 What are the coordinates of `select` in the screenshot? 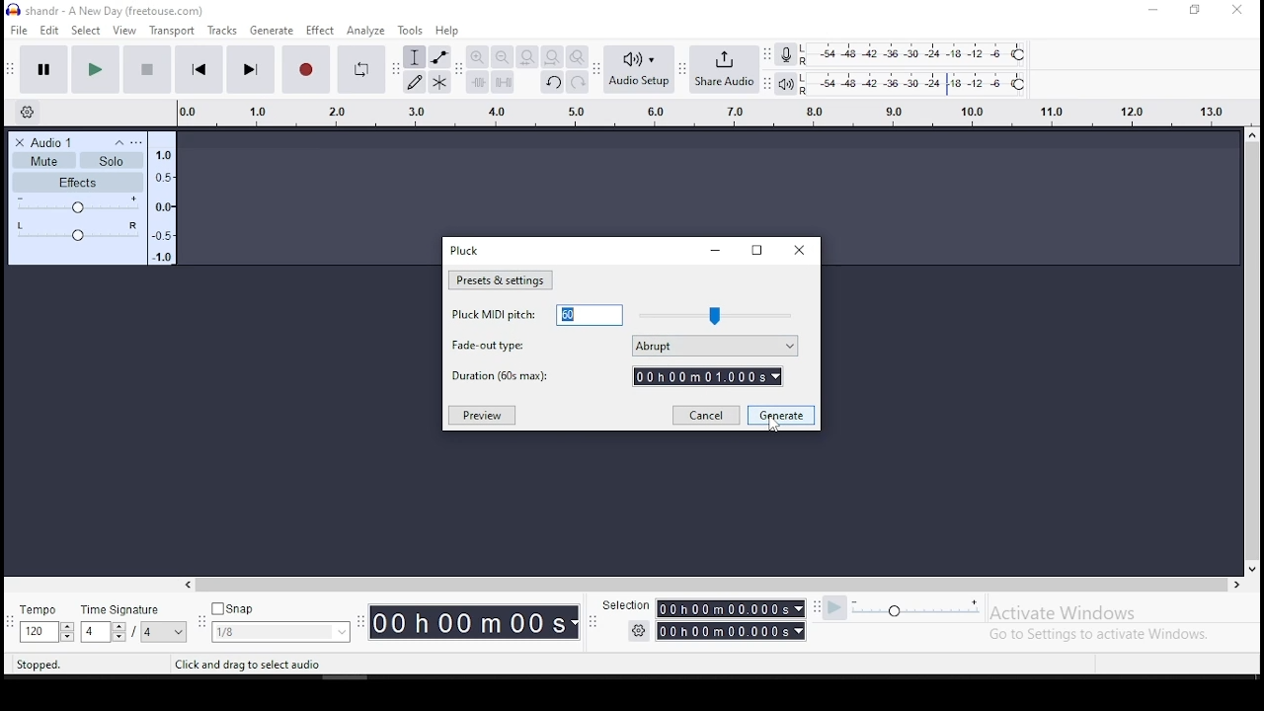 It's located at (88, 32).